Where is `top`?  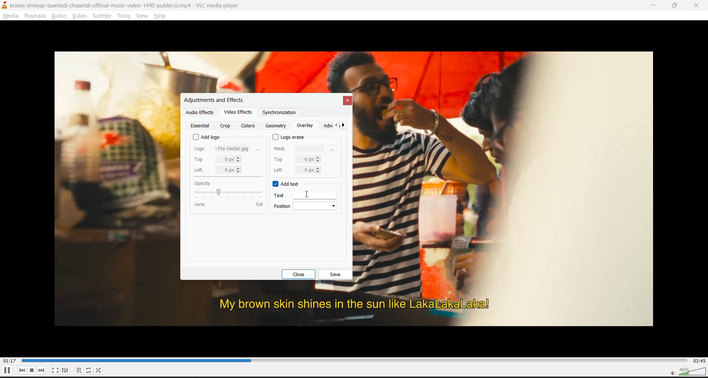 top is located at coordinates (297, 158).